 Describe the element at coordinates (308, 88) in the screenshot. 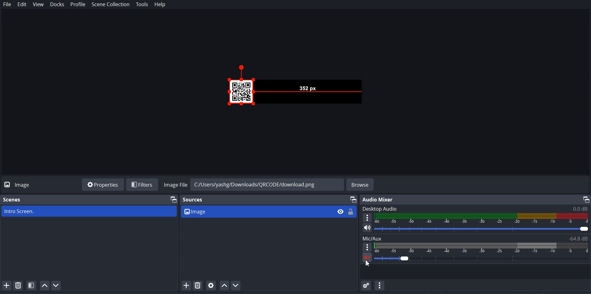

I see `File Preview` at that location.